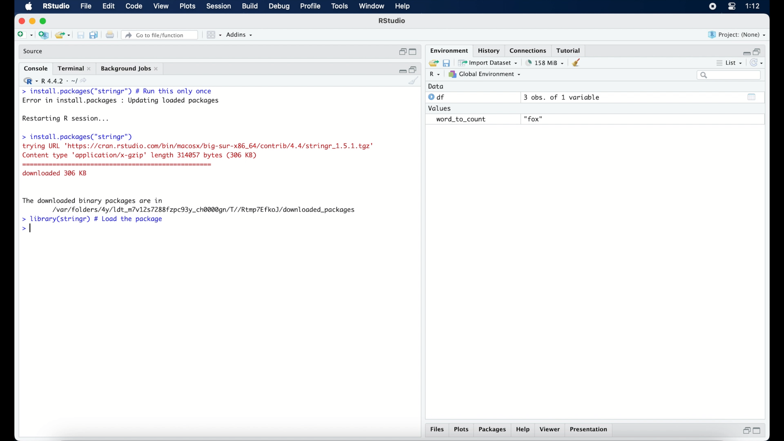  What do you see at coordinates (68, 119) in the screenshot?
I see `Restarting R session...` at bounding box center [68, 119].